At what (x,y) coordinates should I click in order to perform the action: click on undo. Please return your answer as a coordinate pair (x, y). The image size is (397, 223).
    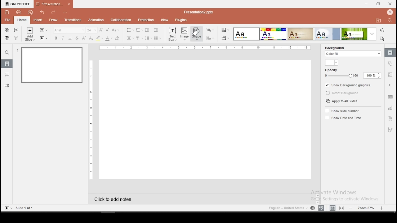
    Looking at the image, I should click on (43, 12).